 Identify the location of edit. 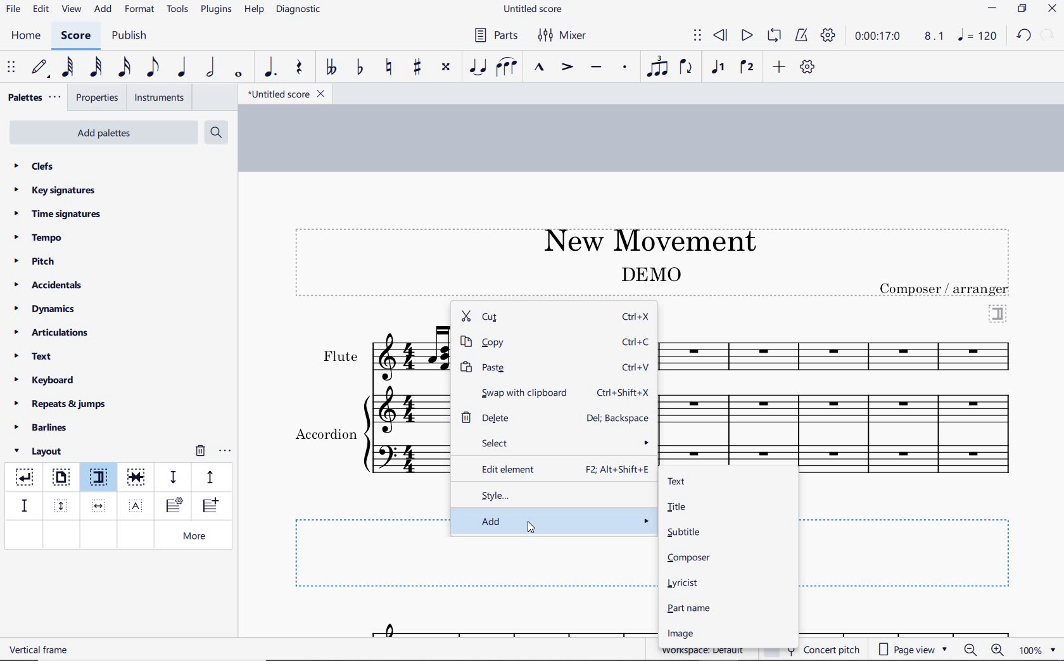
(40, 9).